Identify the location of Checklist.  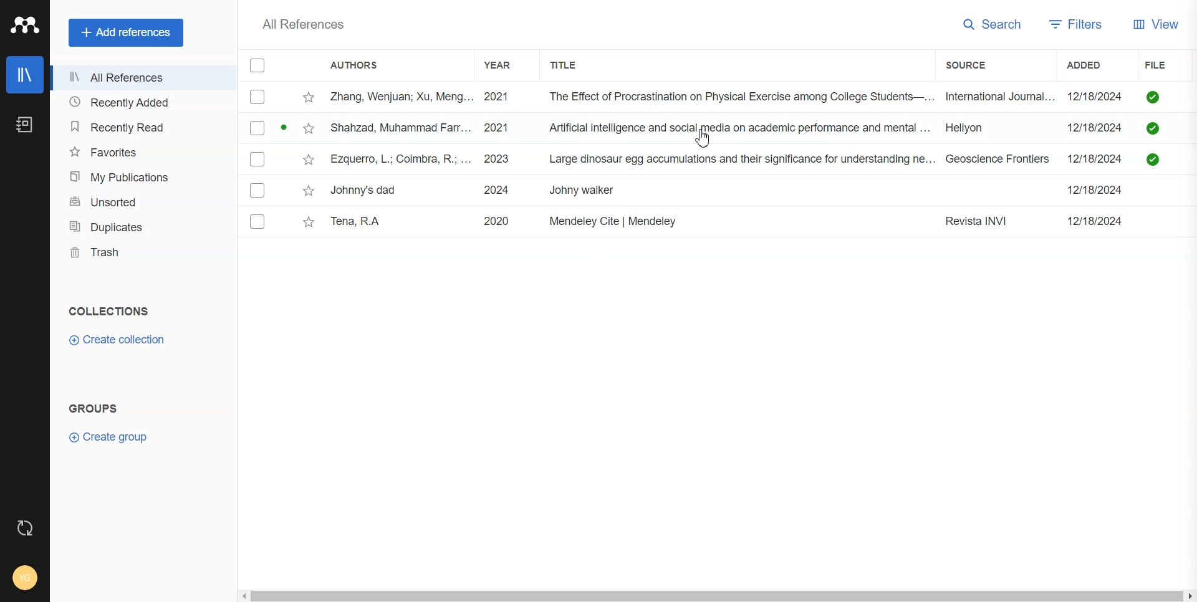
(257, 65).